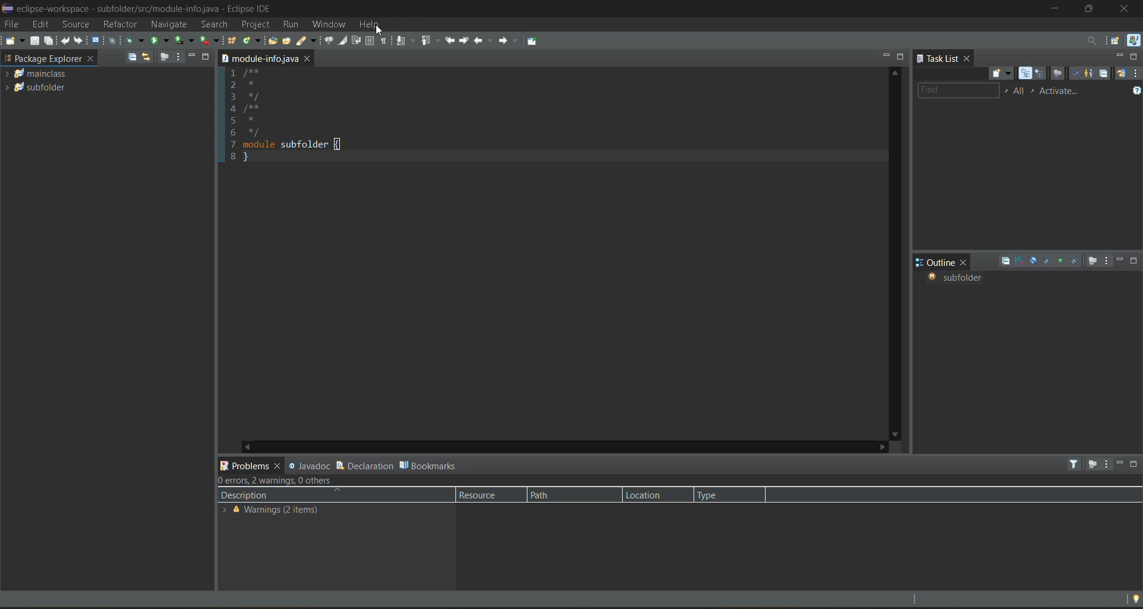 The height and width of the screenshot is (609, 1143). What do you see at coordinates (50, 41) in the screenshot?
I see `save all` at bounding box center [50, 41].